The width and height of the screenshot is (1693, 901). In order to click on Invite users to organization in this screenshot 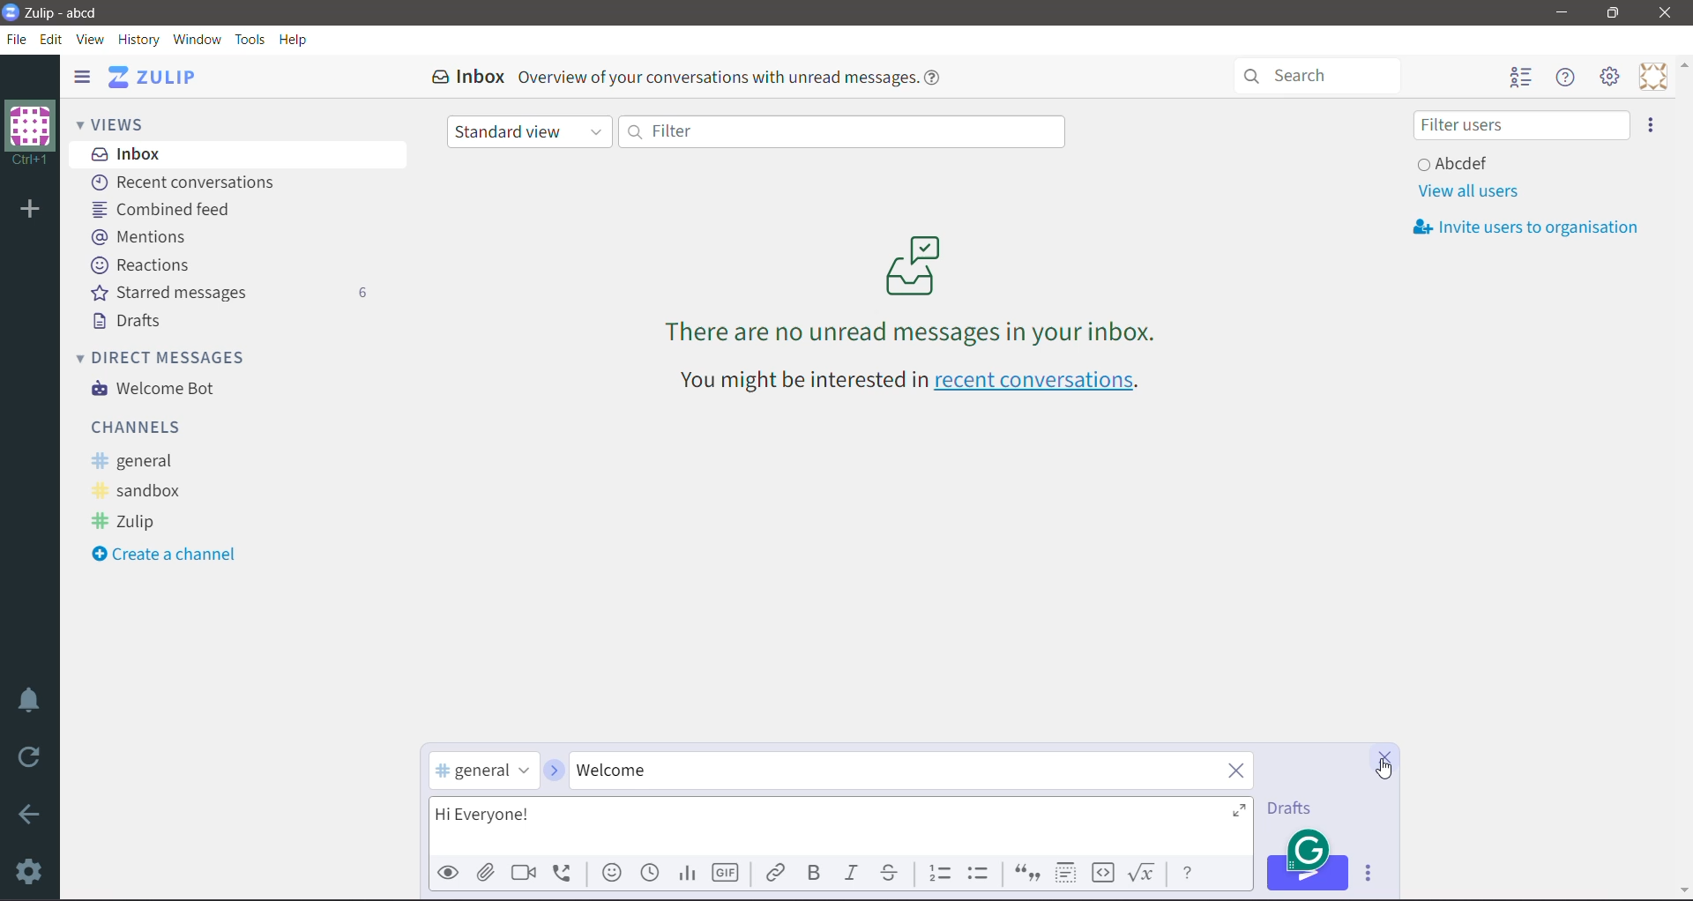, I will do `click(1652, 125)`.